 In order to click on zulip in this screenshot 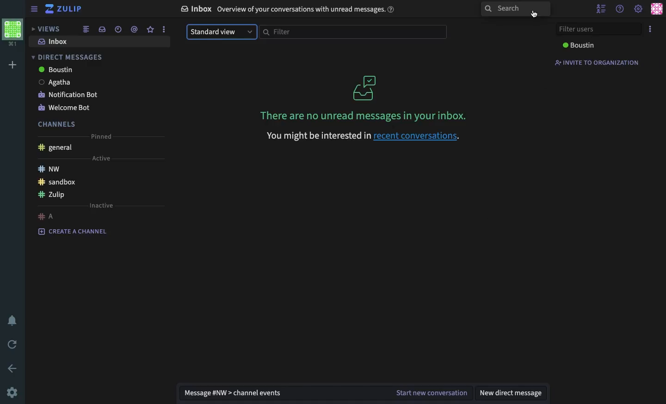, I will do `click(65, 9)`.